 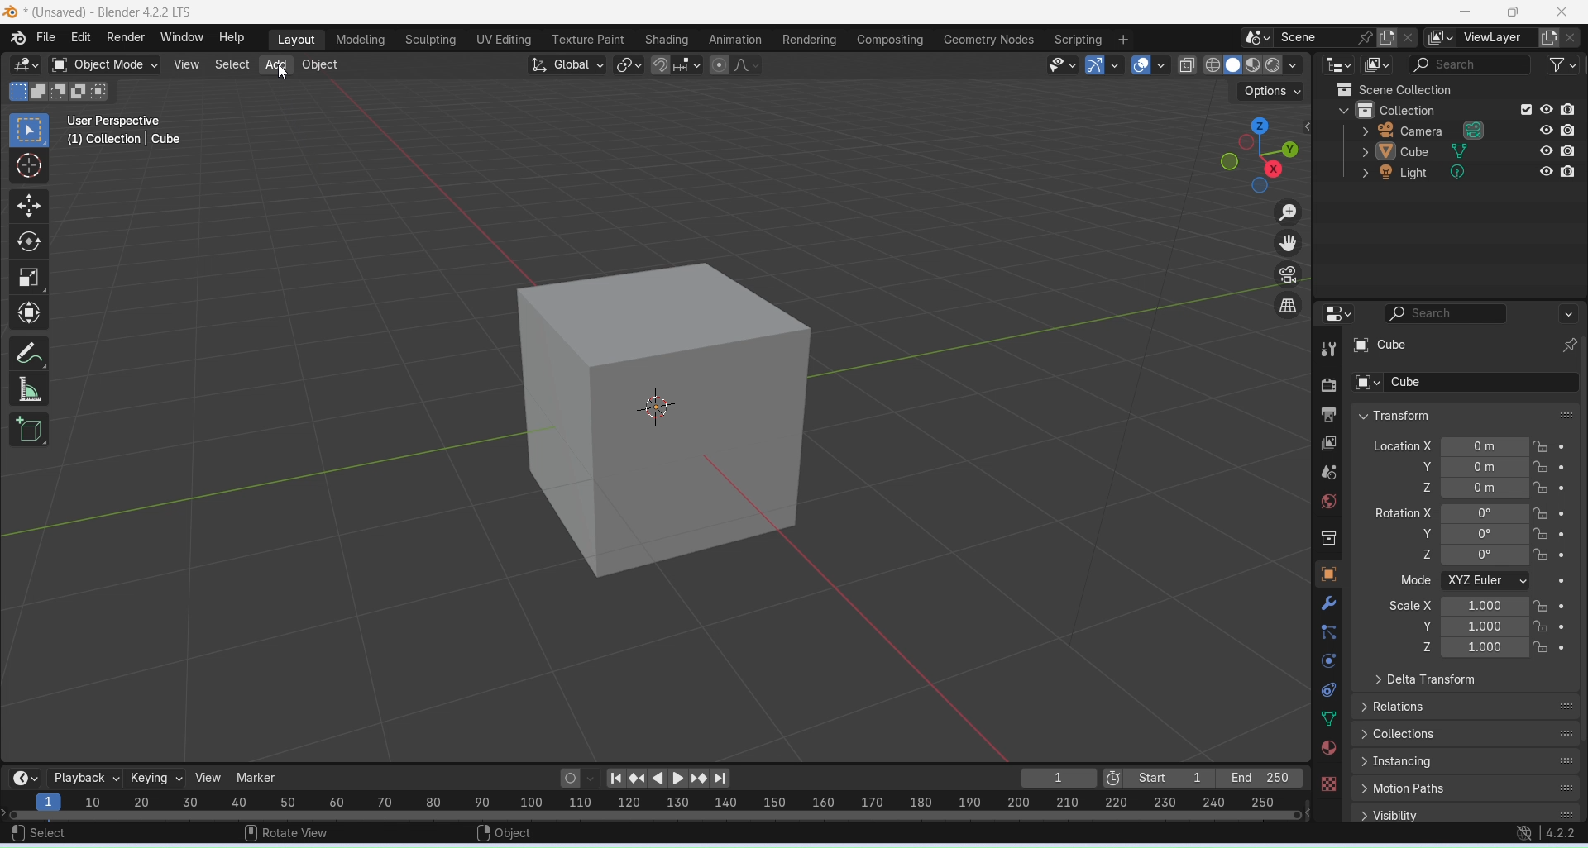 I want to click on option, so click(x=1442, y=38).